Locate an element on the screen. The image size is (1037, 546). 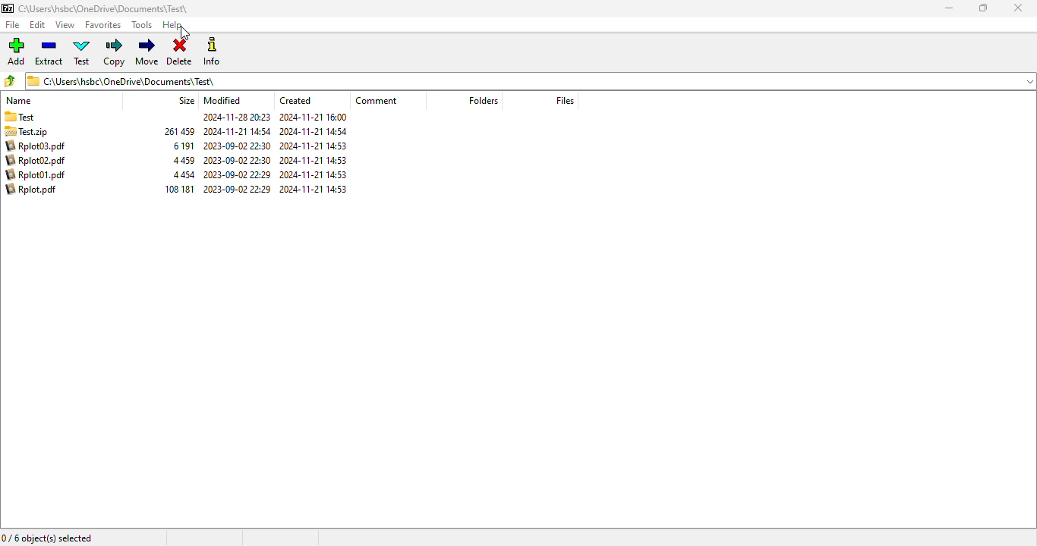
2024-11-21 14:53 is located at coordinates (317, 146).